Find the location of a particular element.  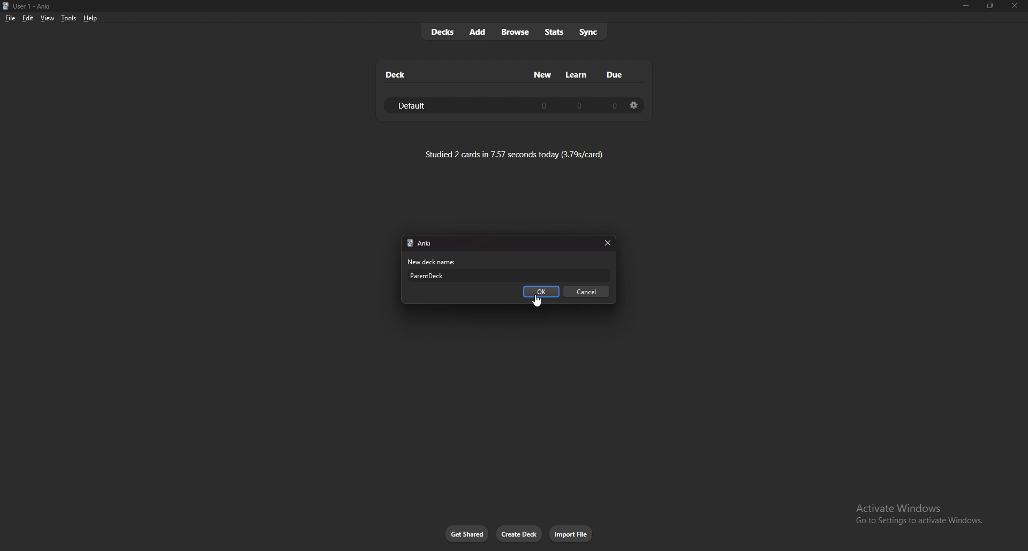

studied 2 cards in 7.57 seconds today (3.79s/card) is located at coordinates (515, 154).